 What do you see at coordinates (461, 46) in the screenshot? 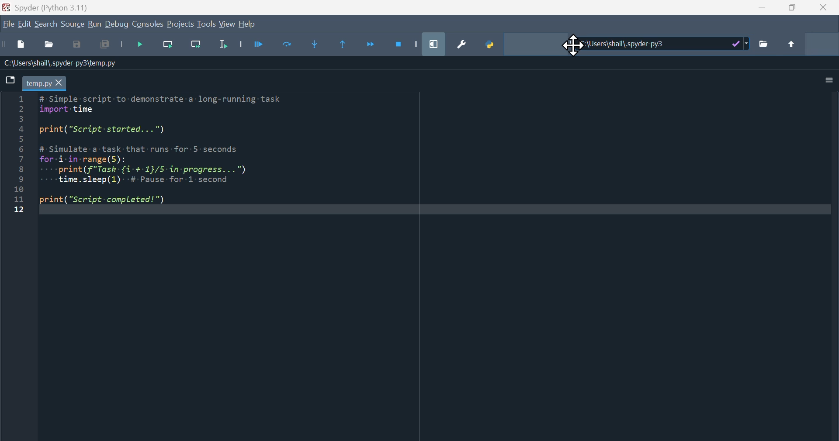
I see `Preferences` at bounding box center [461, 46].